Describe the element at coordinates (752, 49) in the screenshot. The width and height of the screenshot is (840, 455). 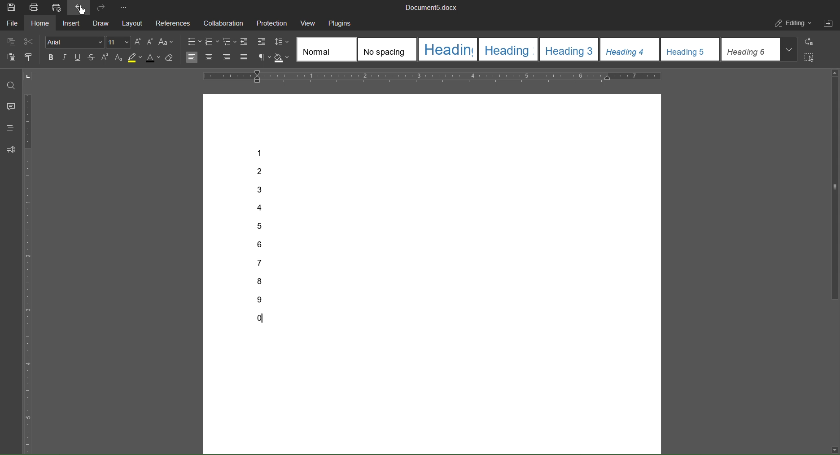
I see `template` at that location.